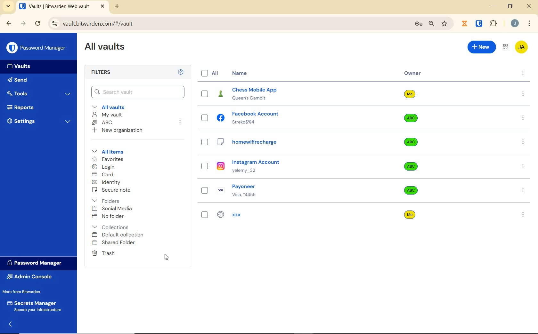 The width and height of the screenshot is (538, 334). Describe the element at coordinates (121, 131) in the screenshot. I see `New organization` at that location.